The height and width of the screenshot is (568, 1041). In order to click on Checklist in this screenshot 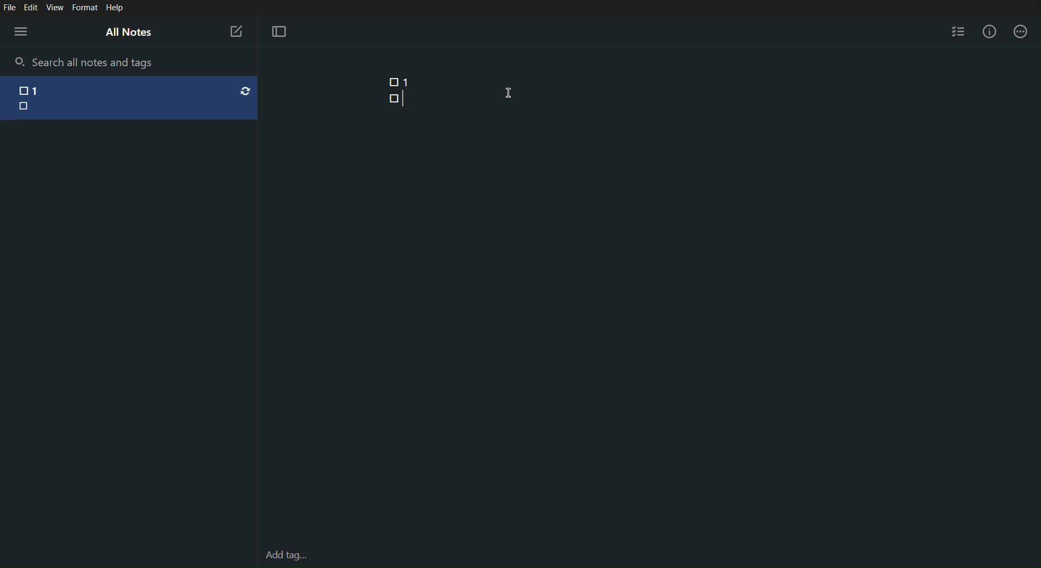, I will do `click(958, 30)`.